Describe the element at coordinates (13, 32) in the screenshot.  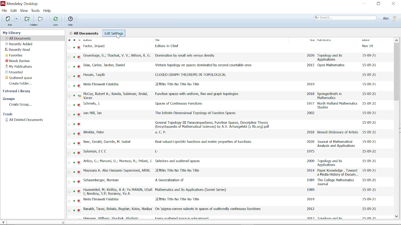
I see `My library` at that location.